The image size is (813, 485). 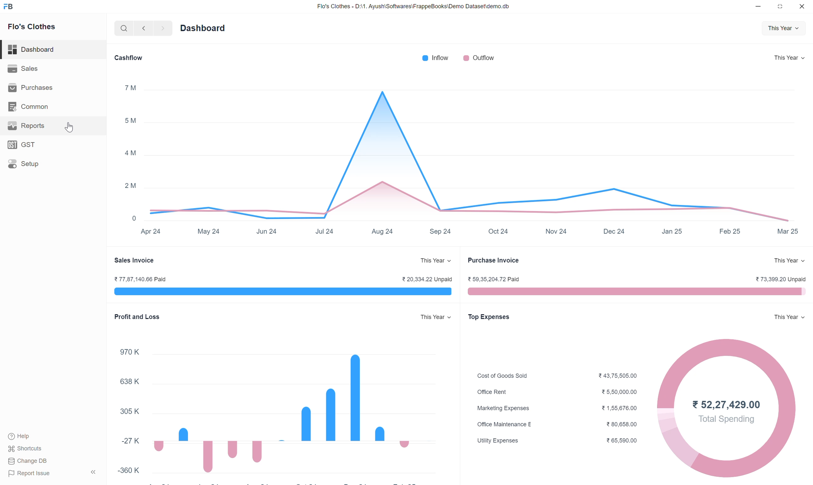 I want to click on Office Rent ¥5,50,000.00, so click(x=562, y=389).